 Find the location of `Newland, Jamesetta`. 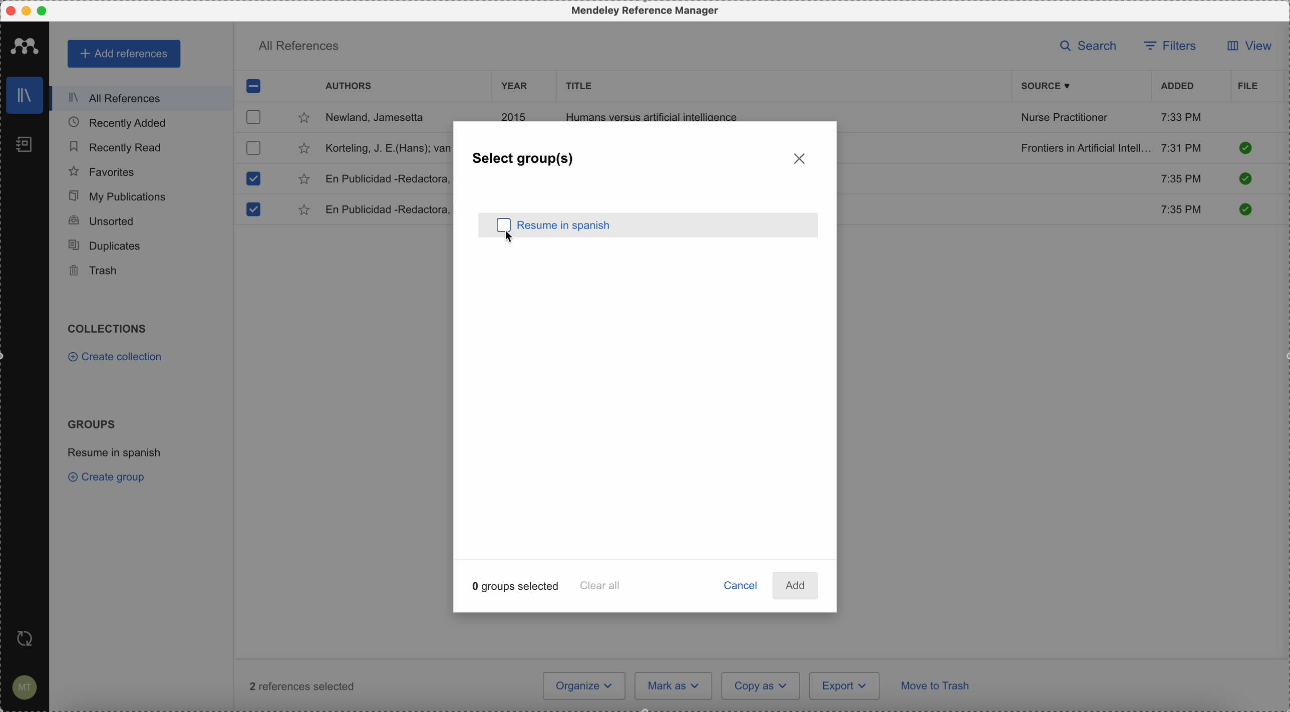

Newland, Jamesetta is located at coordinates (380, 118).